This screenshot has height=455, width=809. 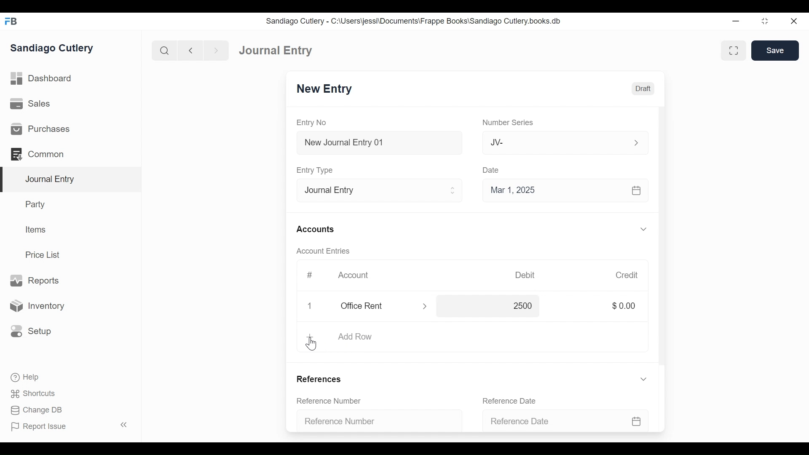 What do you see at coordinates (565, 190) in the screenshot?
I see `Mar 1, 2025` at bounding box center [565, 190].